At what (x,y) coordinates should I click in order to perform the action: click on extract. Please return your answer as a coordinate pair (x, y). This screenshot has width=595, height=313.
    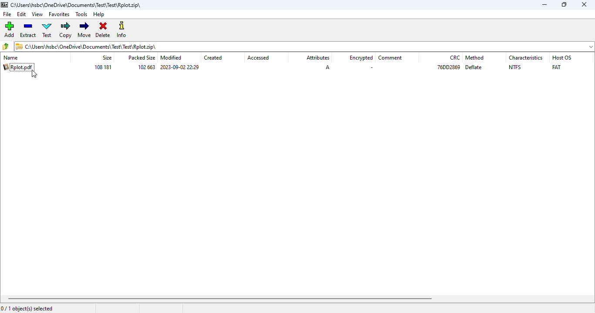
    Looking at the image, I should click on (28, 30).